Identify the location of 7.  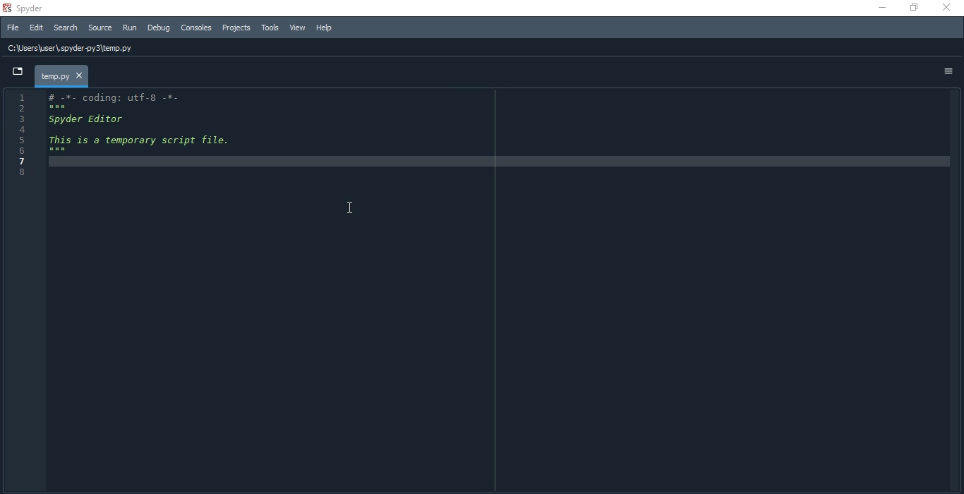
(26, 160).